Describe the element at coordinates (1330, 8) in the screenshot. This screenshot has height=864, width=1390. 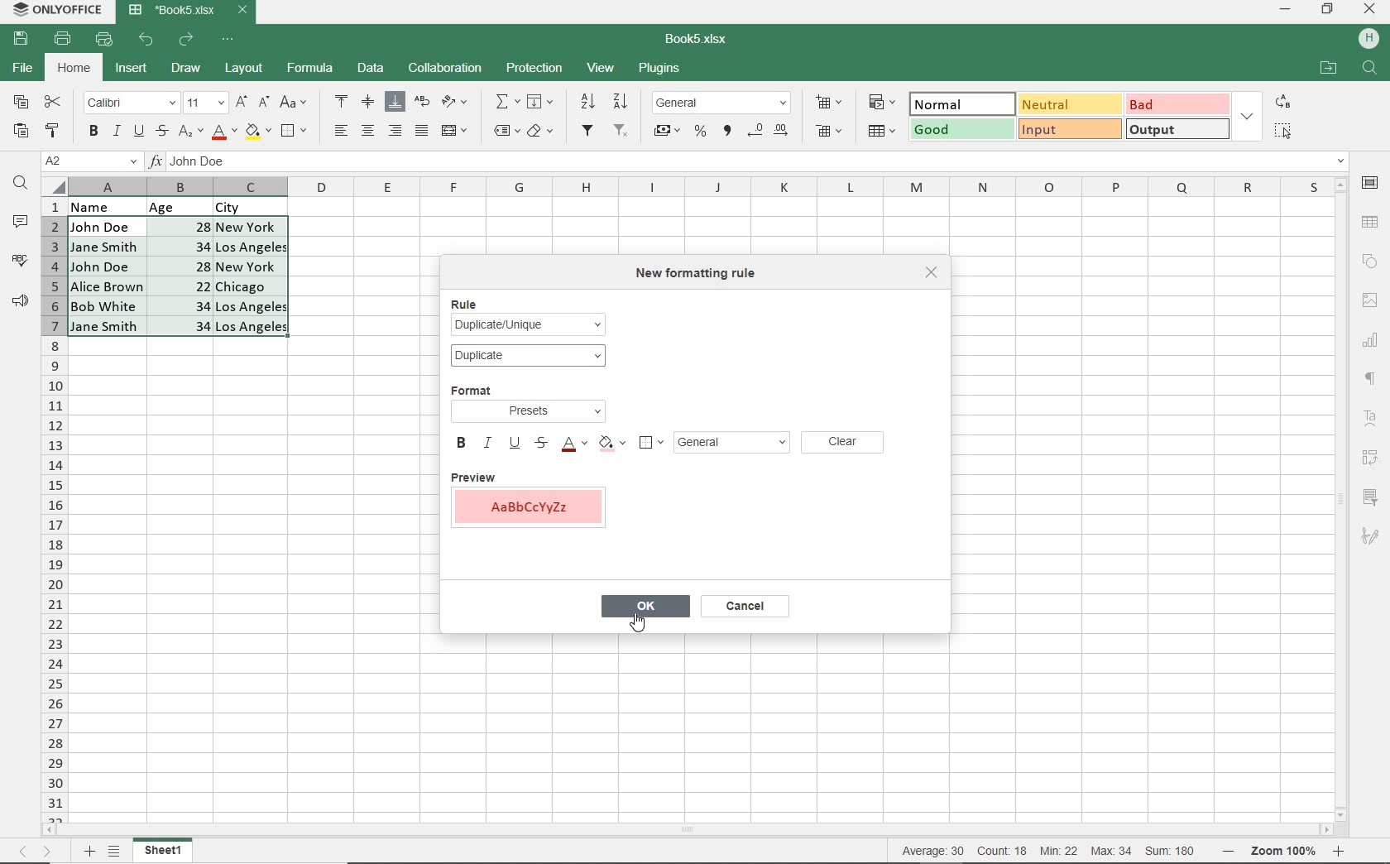
I see `RESTORE DOWN` at that location.